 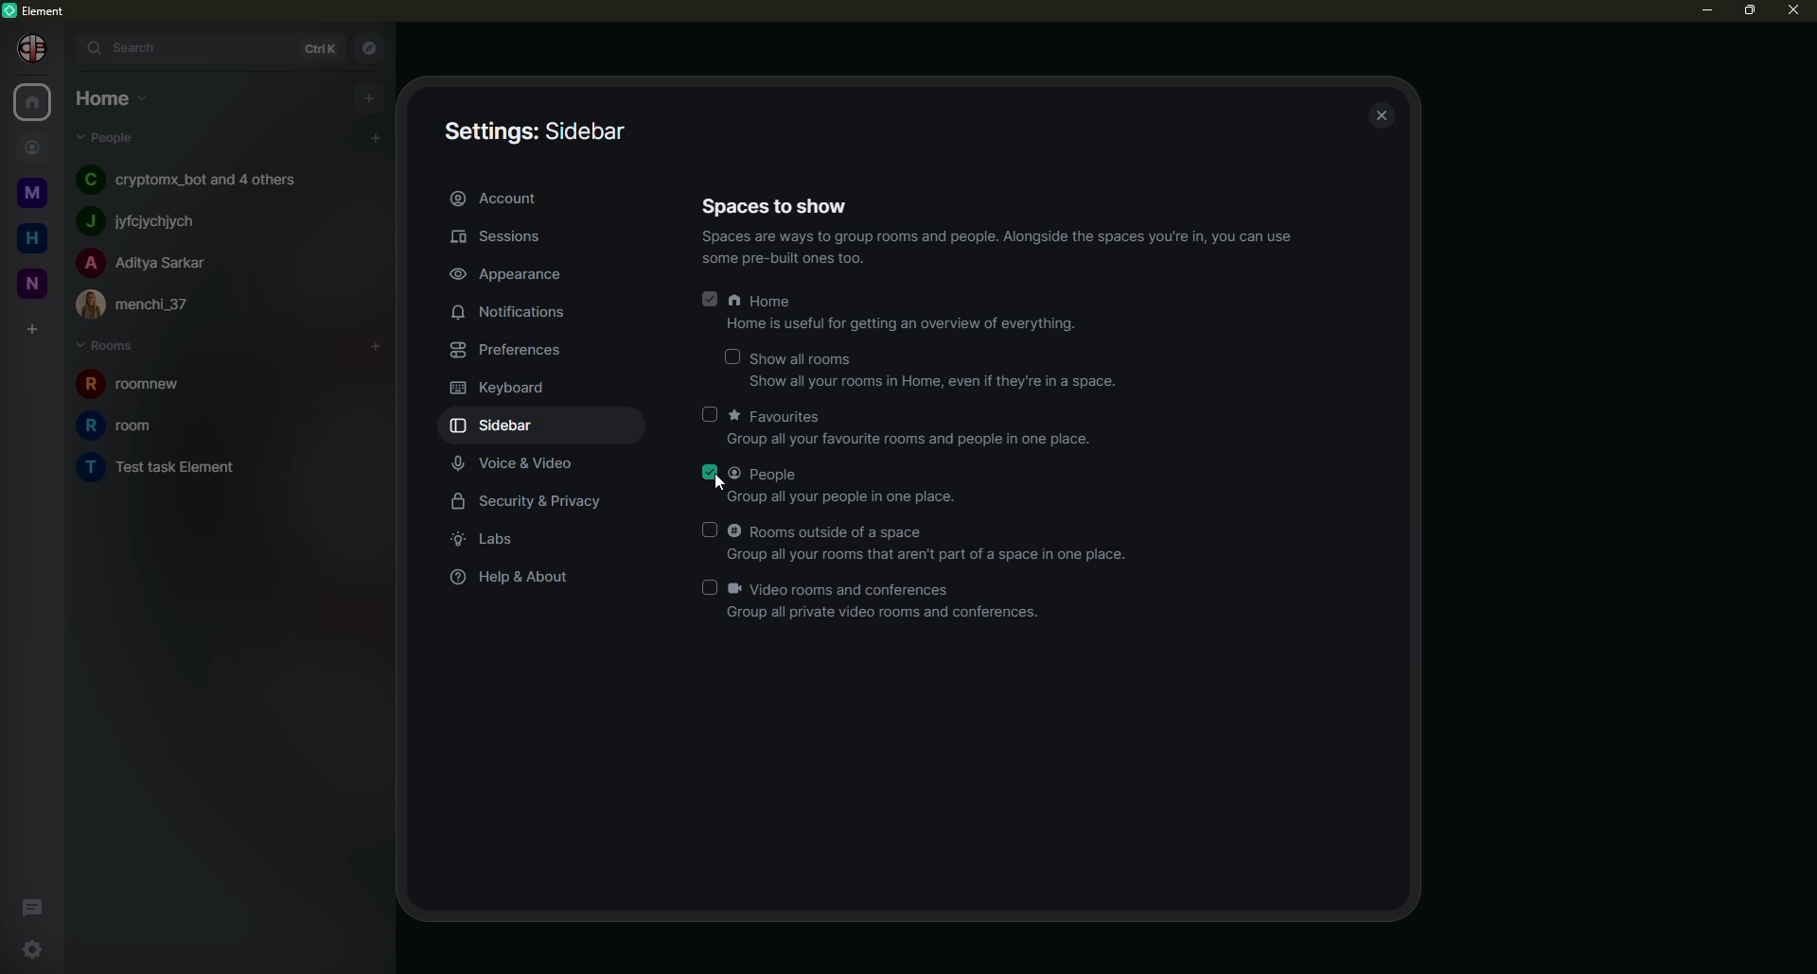 I want to click on people, so click(x=150, y=303).